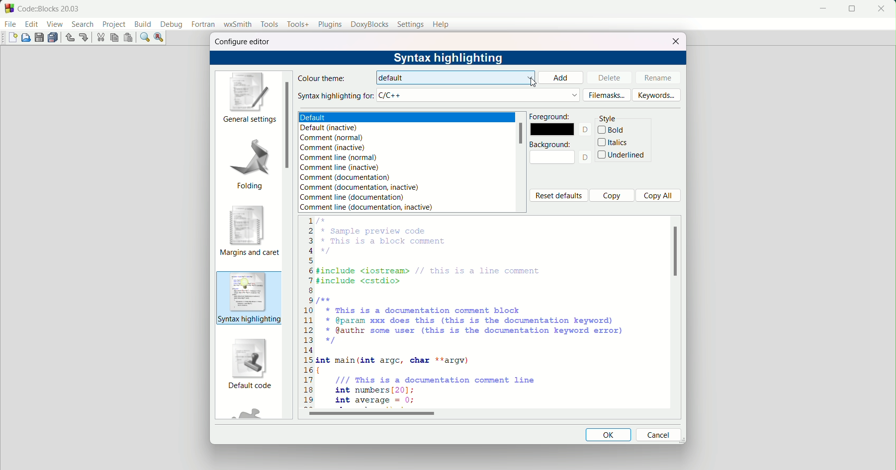 The height and width of the screenshot is (470, 896). I want to click on project, so click(113, 25).